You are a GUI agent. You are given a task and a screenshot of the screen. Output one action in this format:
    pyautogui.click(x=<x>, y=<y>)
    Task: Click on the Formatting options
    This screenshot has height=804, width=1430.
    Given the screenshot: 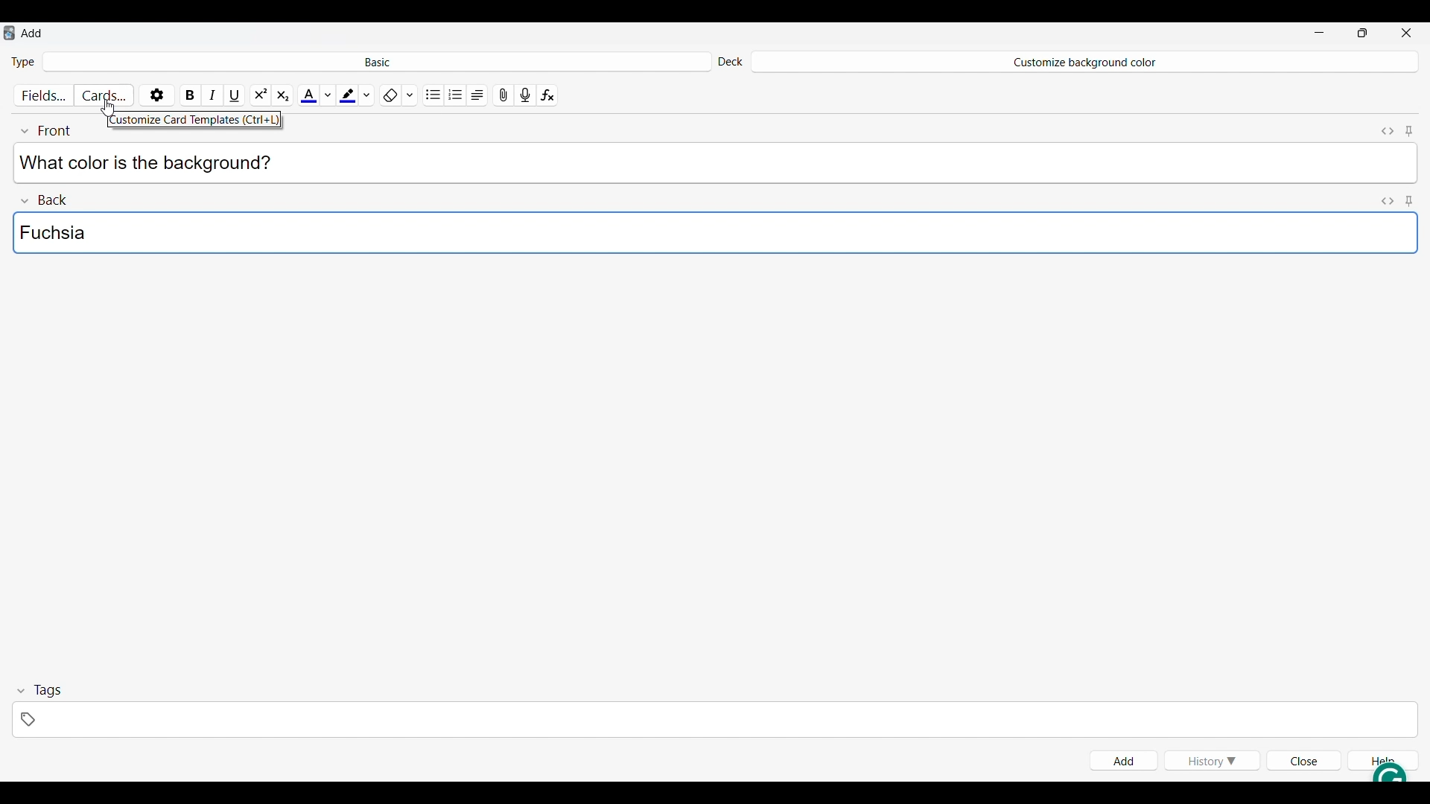 What is the action you would take?
    pyautogui.click(x=410, y=92)
    